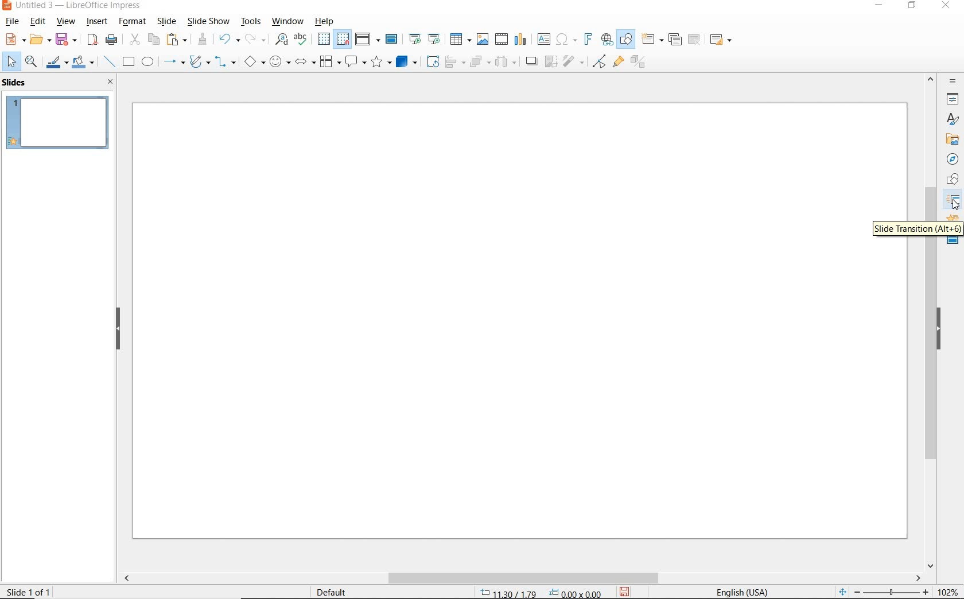 The image size is (964, 599). I want to click on LINE COLOR, so click(57, 63).